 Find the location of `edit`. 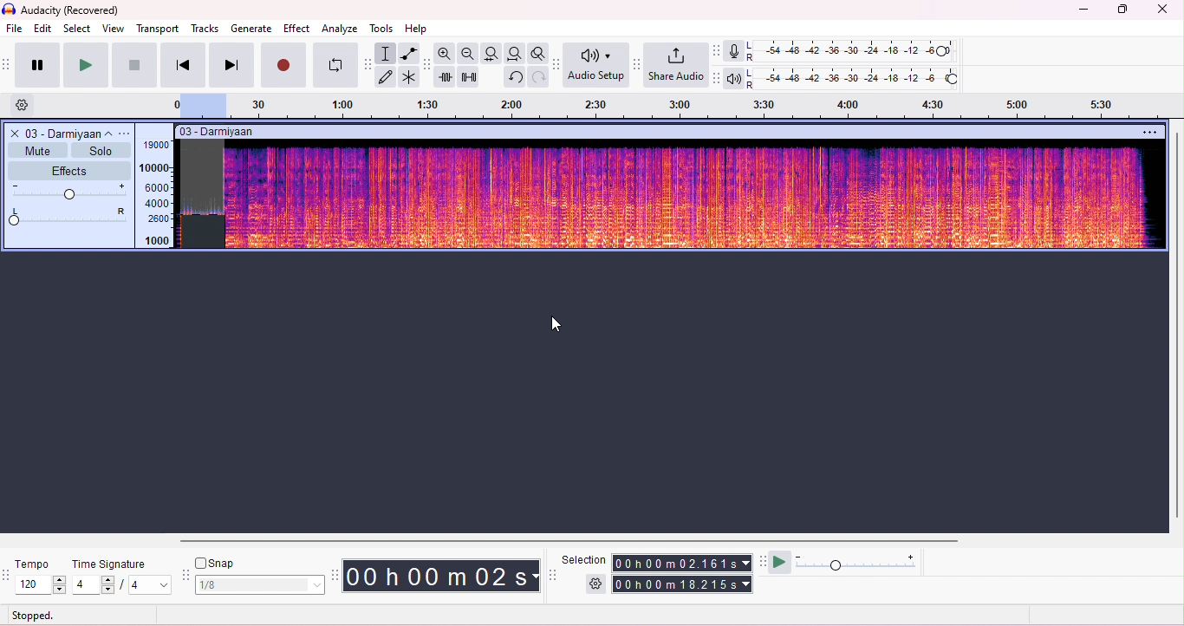

edit is located at coordinates (43, 29).